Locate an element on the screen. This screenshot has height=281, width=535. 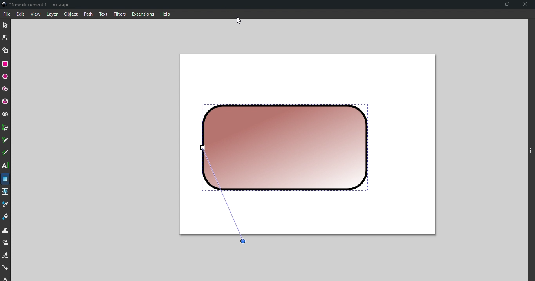
Pencil tool is located at coordinates (5, 141).